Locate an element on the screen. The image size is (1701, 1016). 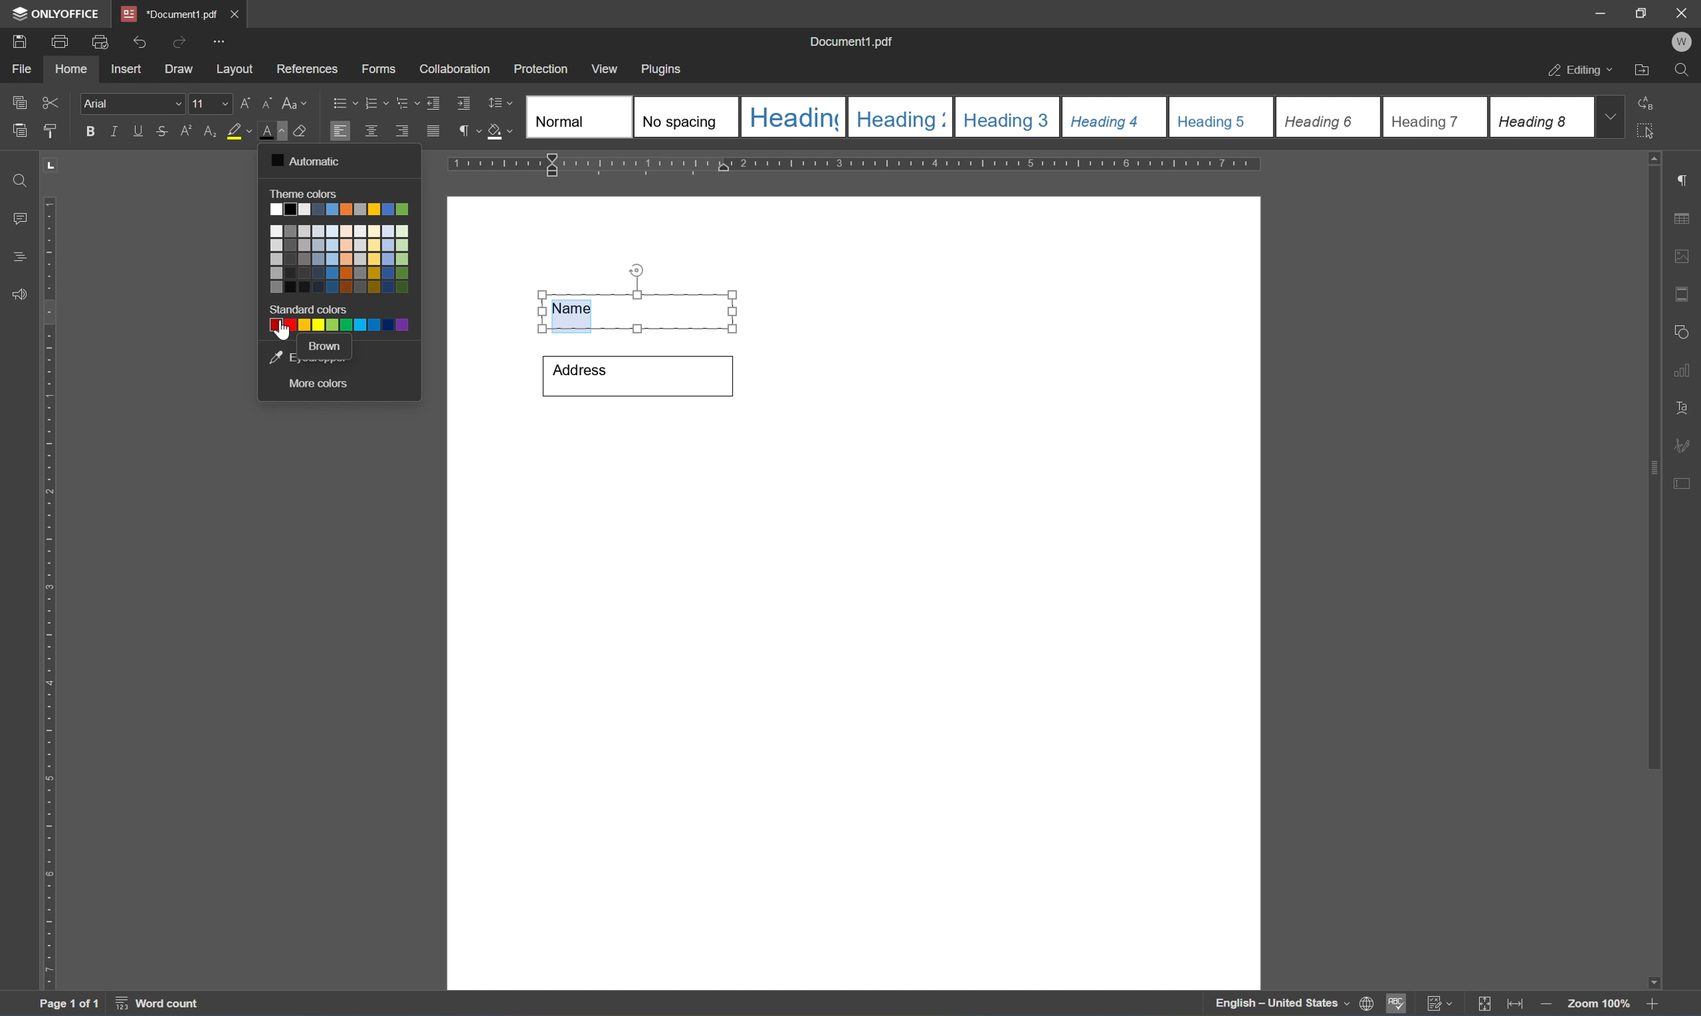
scroll bar is located at coordinates (1654, 469).